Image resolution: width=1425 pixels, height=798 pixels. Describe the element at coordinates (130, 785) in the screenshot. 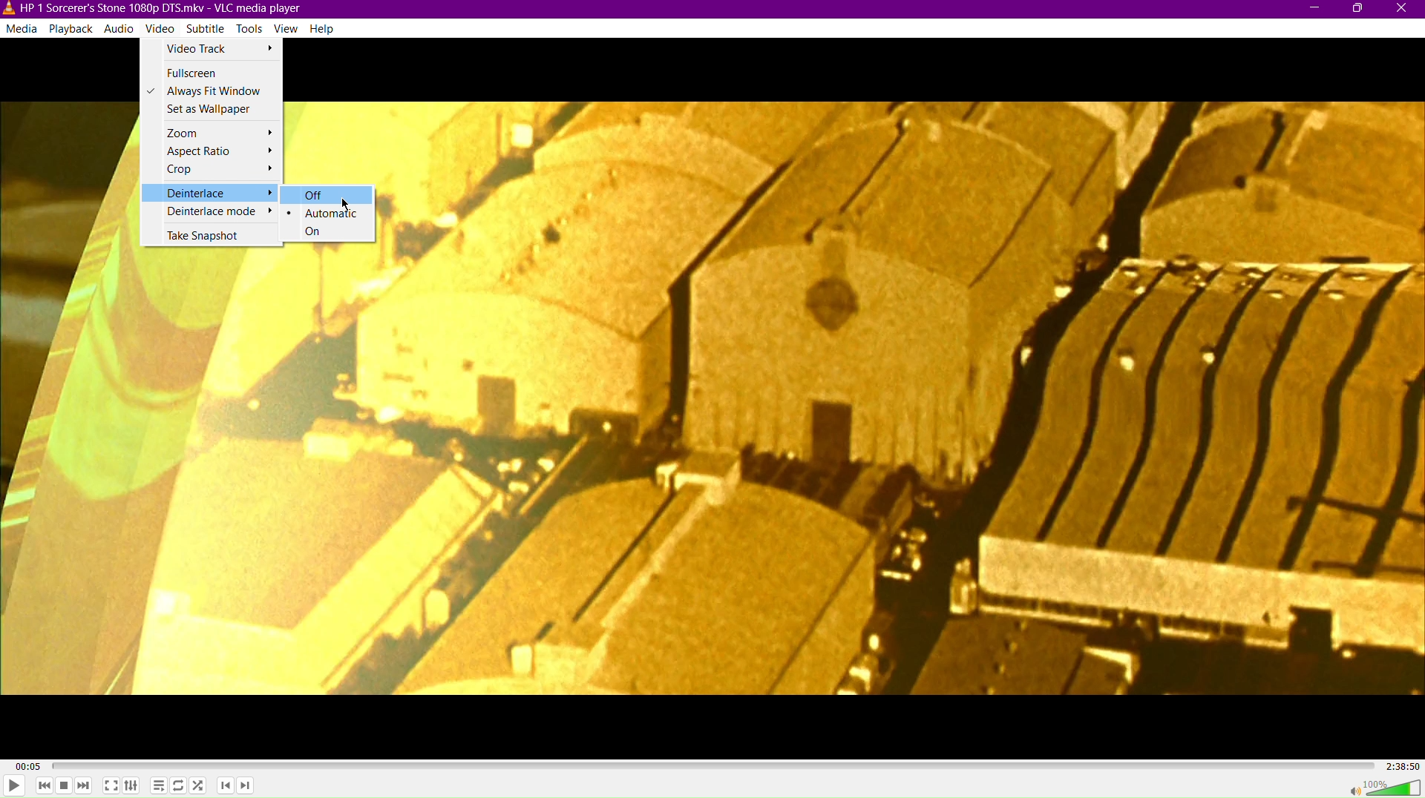

I see `Extended Settings` at that location.